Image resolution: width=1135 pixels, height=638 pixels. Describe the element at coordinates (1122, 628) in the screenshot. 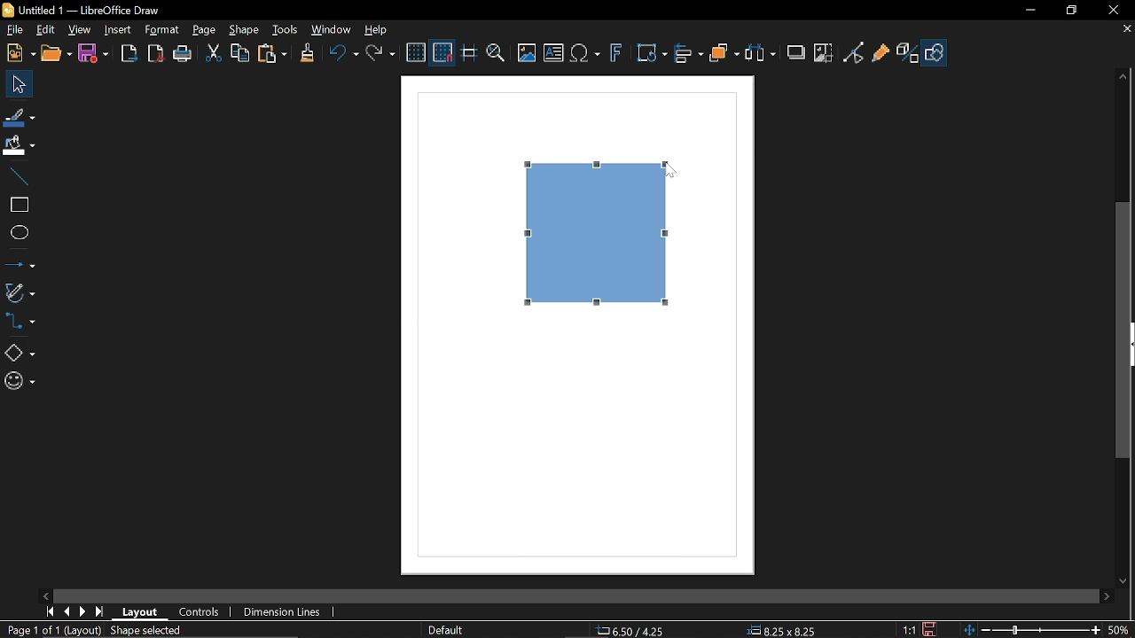

I see `50% (current zoom level)` at that location.